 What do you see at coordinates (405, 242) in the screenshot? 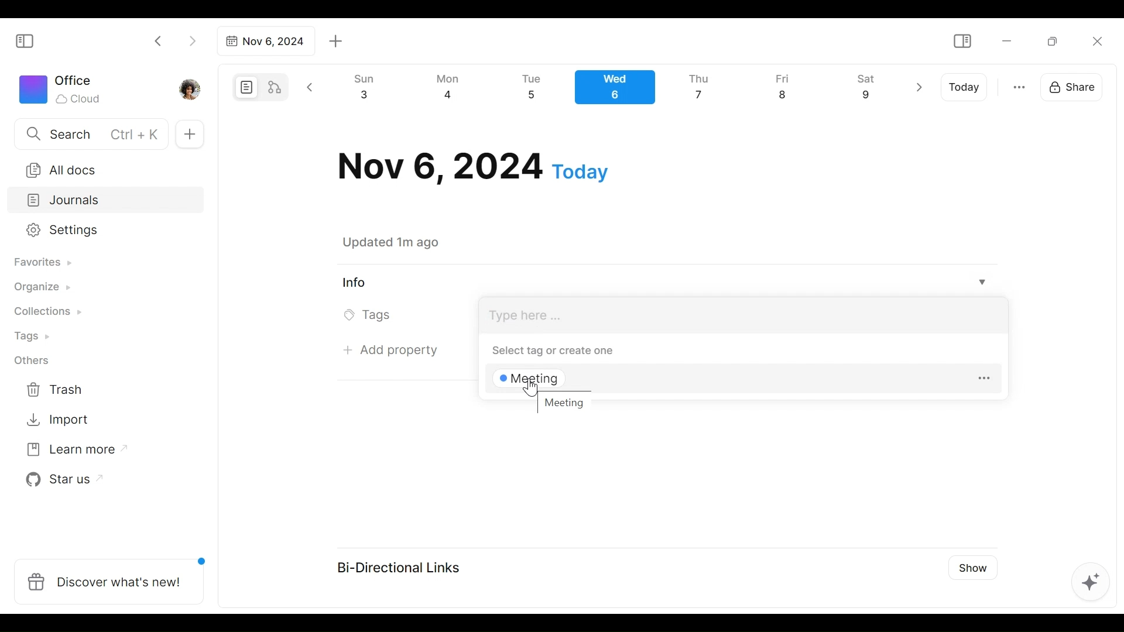
I see `Saved` at bounding box center [405, 242].